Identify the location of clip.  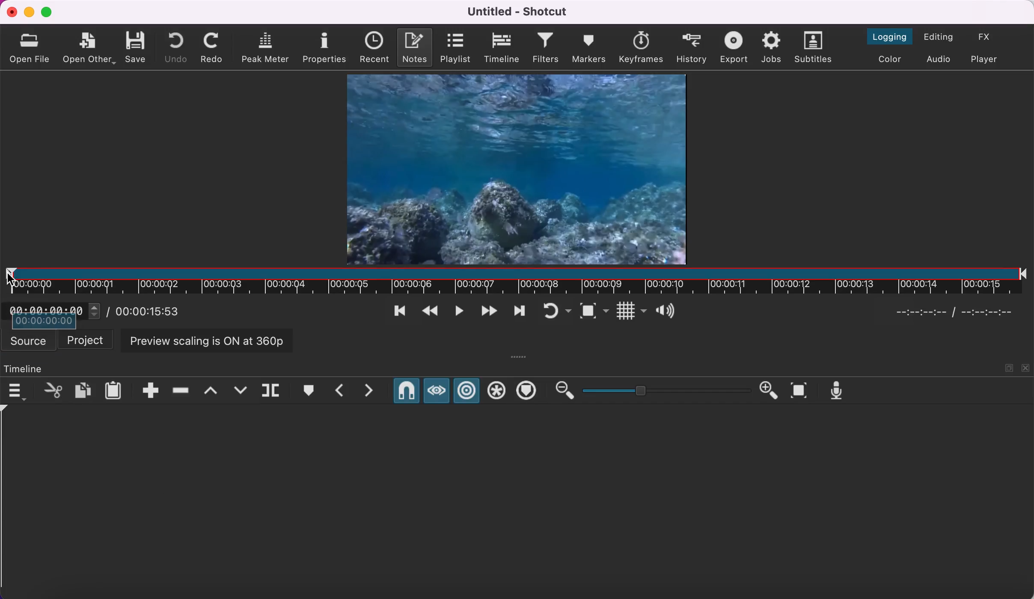
(516, 170).